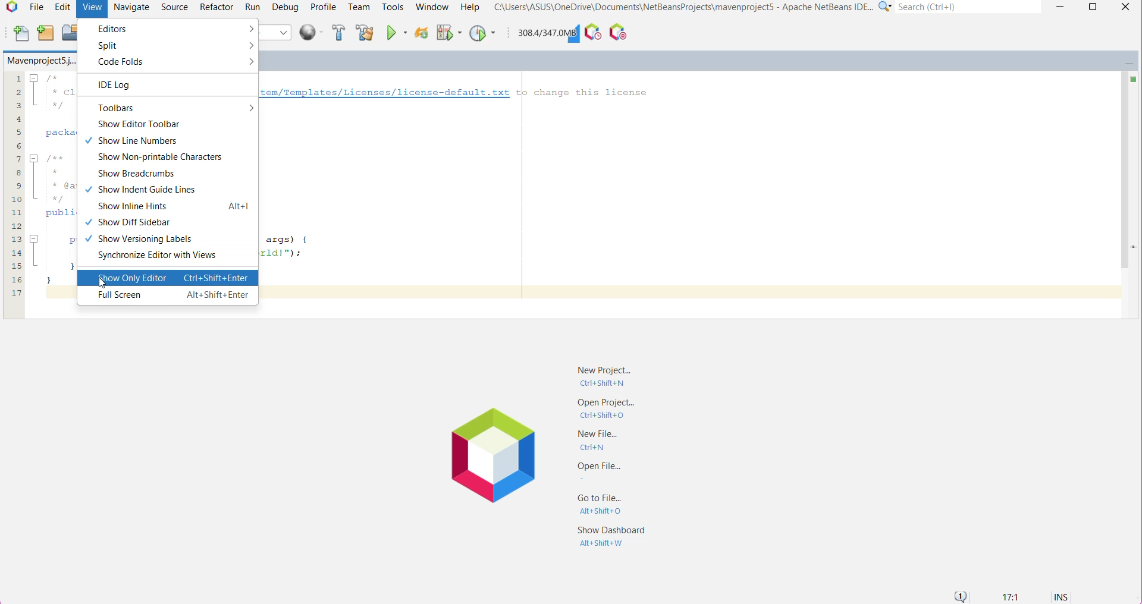 This screenshot has width=1142, height=604. What do you see at coordinates (172, 63) in the screenshot?
I see `Code Folds` at bounding box center [172, 63].